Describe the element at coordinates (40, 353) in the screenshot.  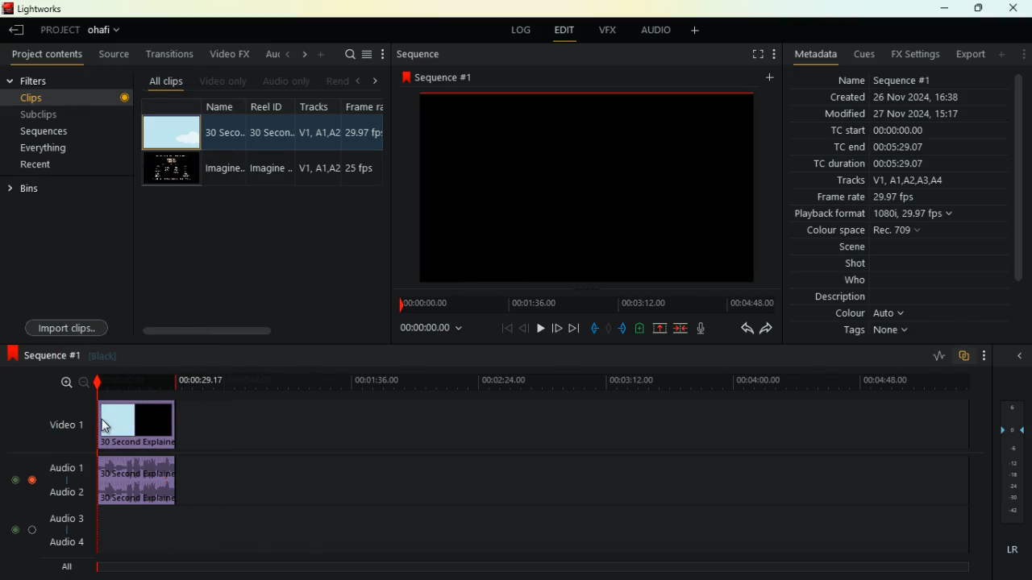
I see `sequence` at that location.